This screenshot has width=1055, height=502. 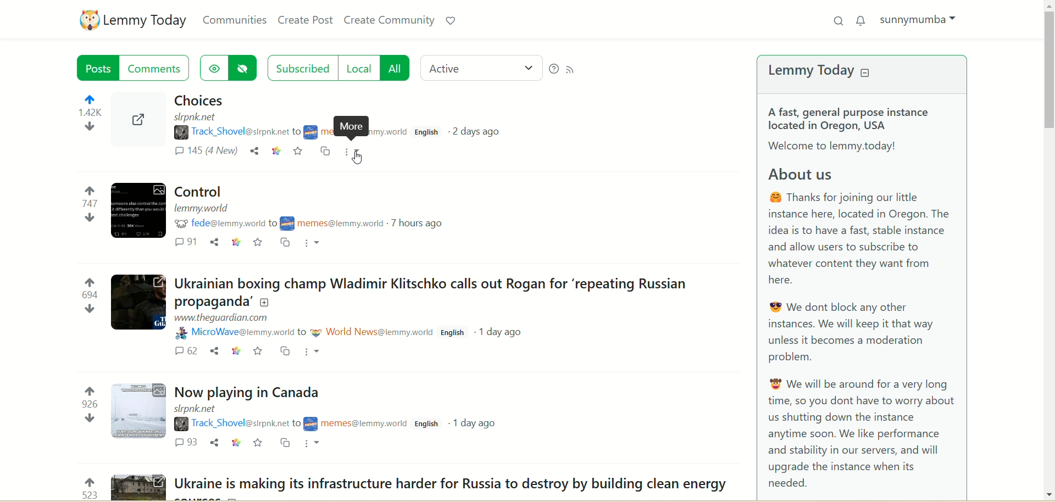 What do you see at coordinates (574, 71) in the screenshot?
I see `RSS` at bounding box center [574, 71].